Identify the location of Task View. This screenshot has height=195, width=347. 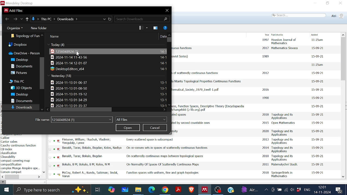
(98, 190).